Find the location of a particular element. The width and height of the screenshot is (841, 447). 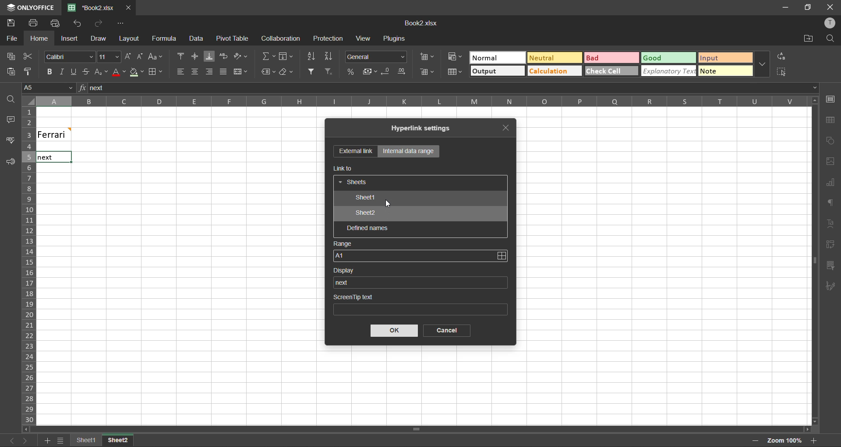

borders is located at coordinates (155, 72).